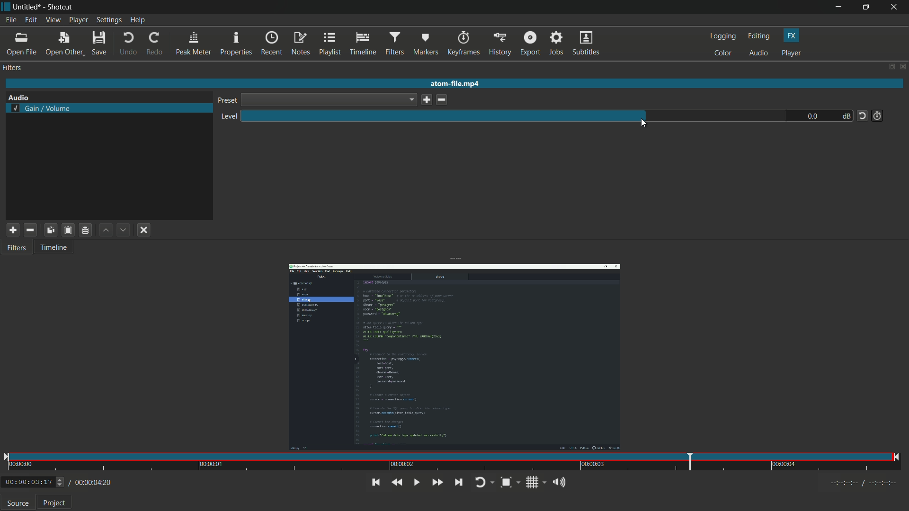 The width and height of the screenshot is (909, 511). I want to click on editing, so click(759, 36).